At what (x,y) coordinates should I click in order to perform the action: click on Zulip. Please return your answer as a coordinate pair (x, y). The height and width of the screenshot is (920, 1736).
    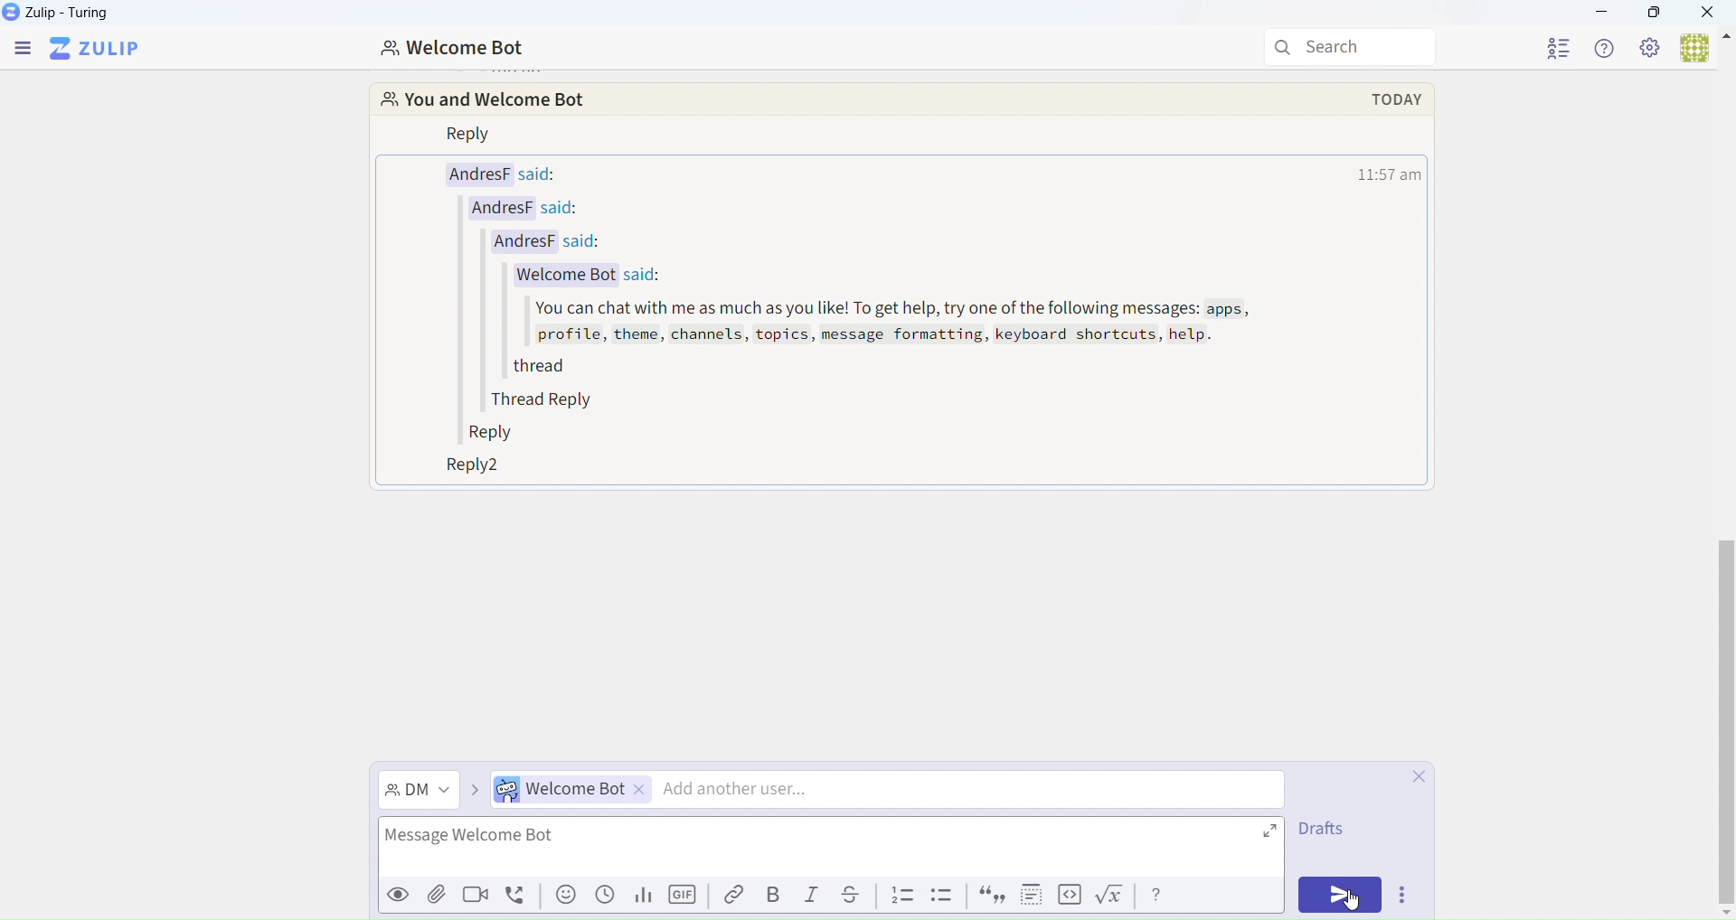
    Looking at the image, I should click on (67, 15).